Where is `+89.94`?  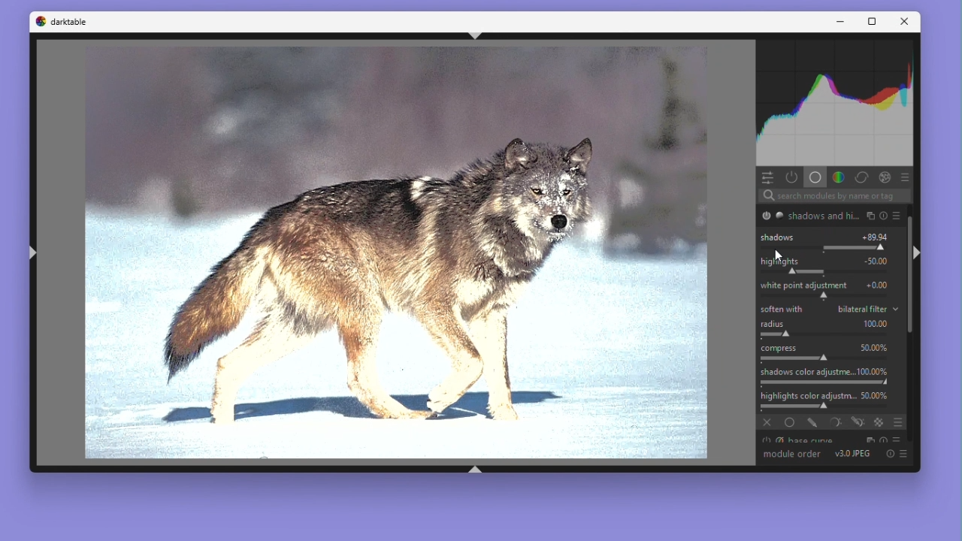 +89.94 is located at coordinates (880, 236).